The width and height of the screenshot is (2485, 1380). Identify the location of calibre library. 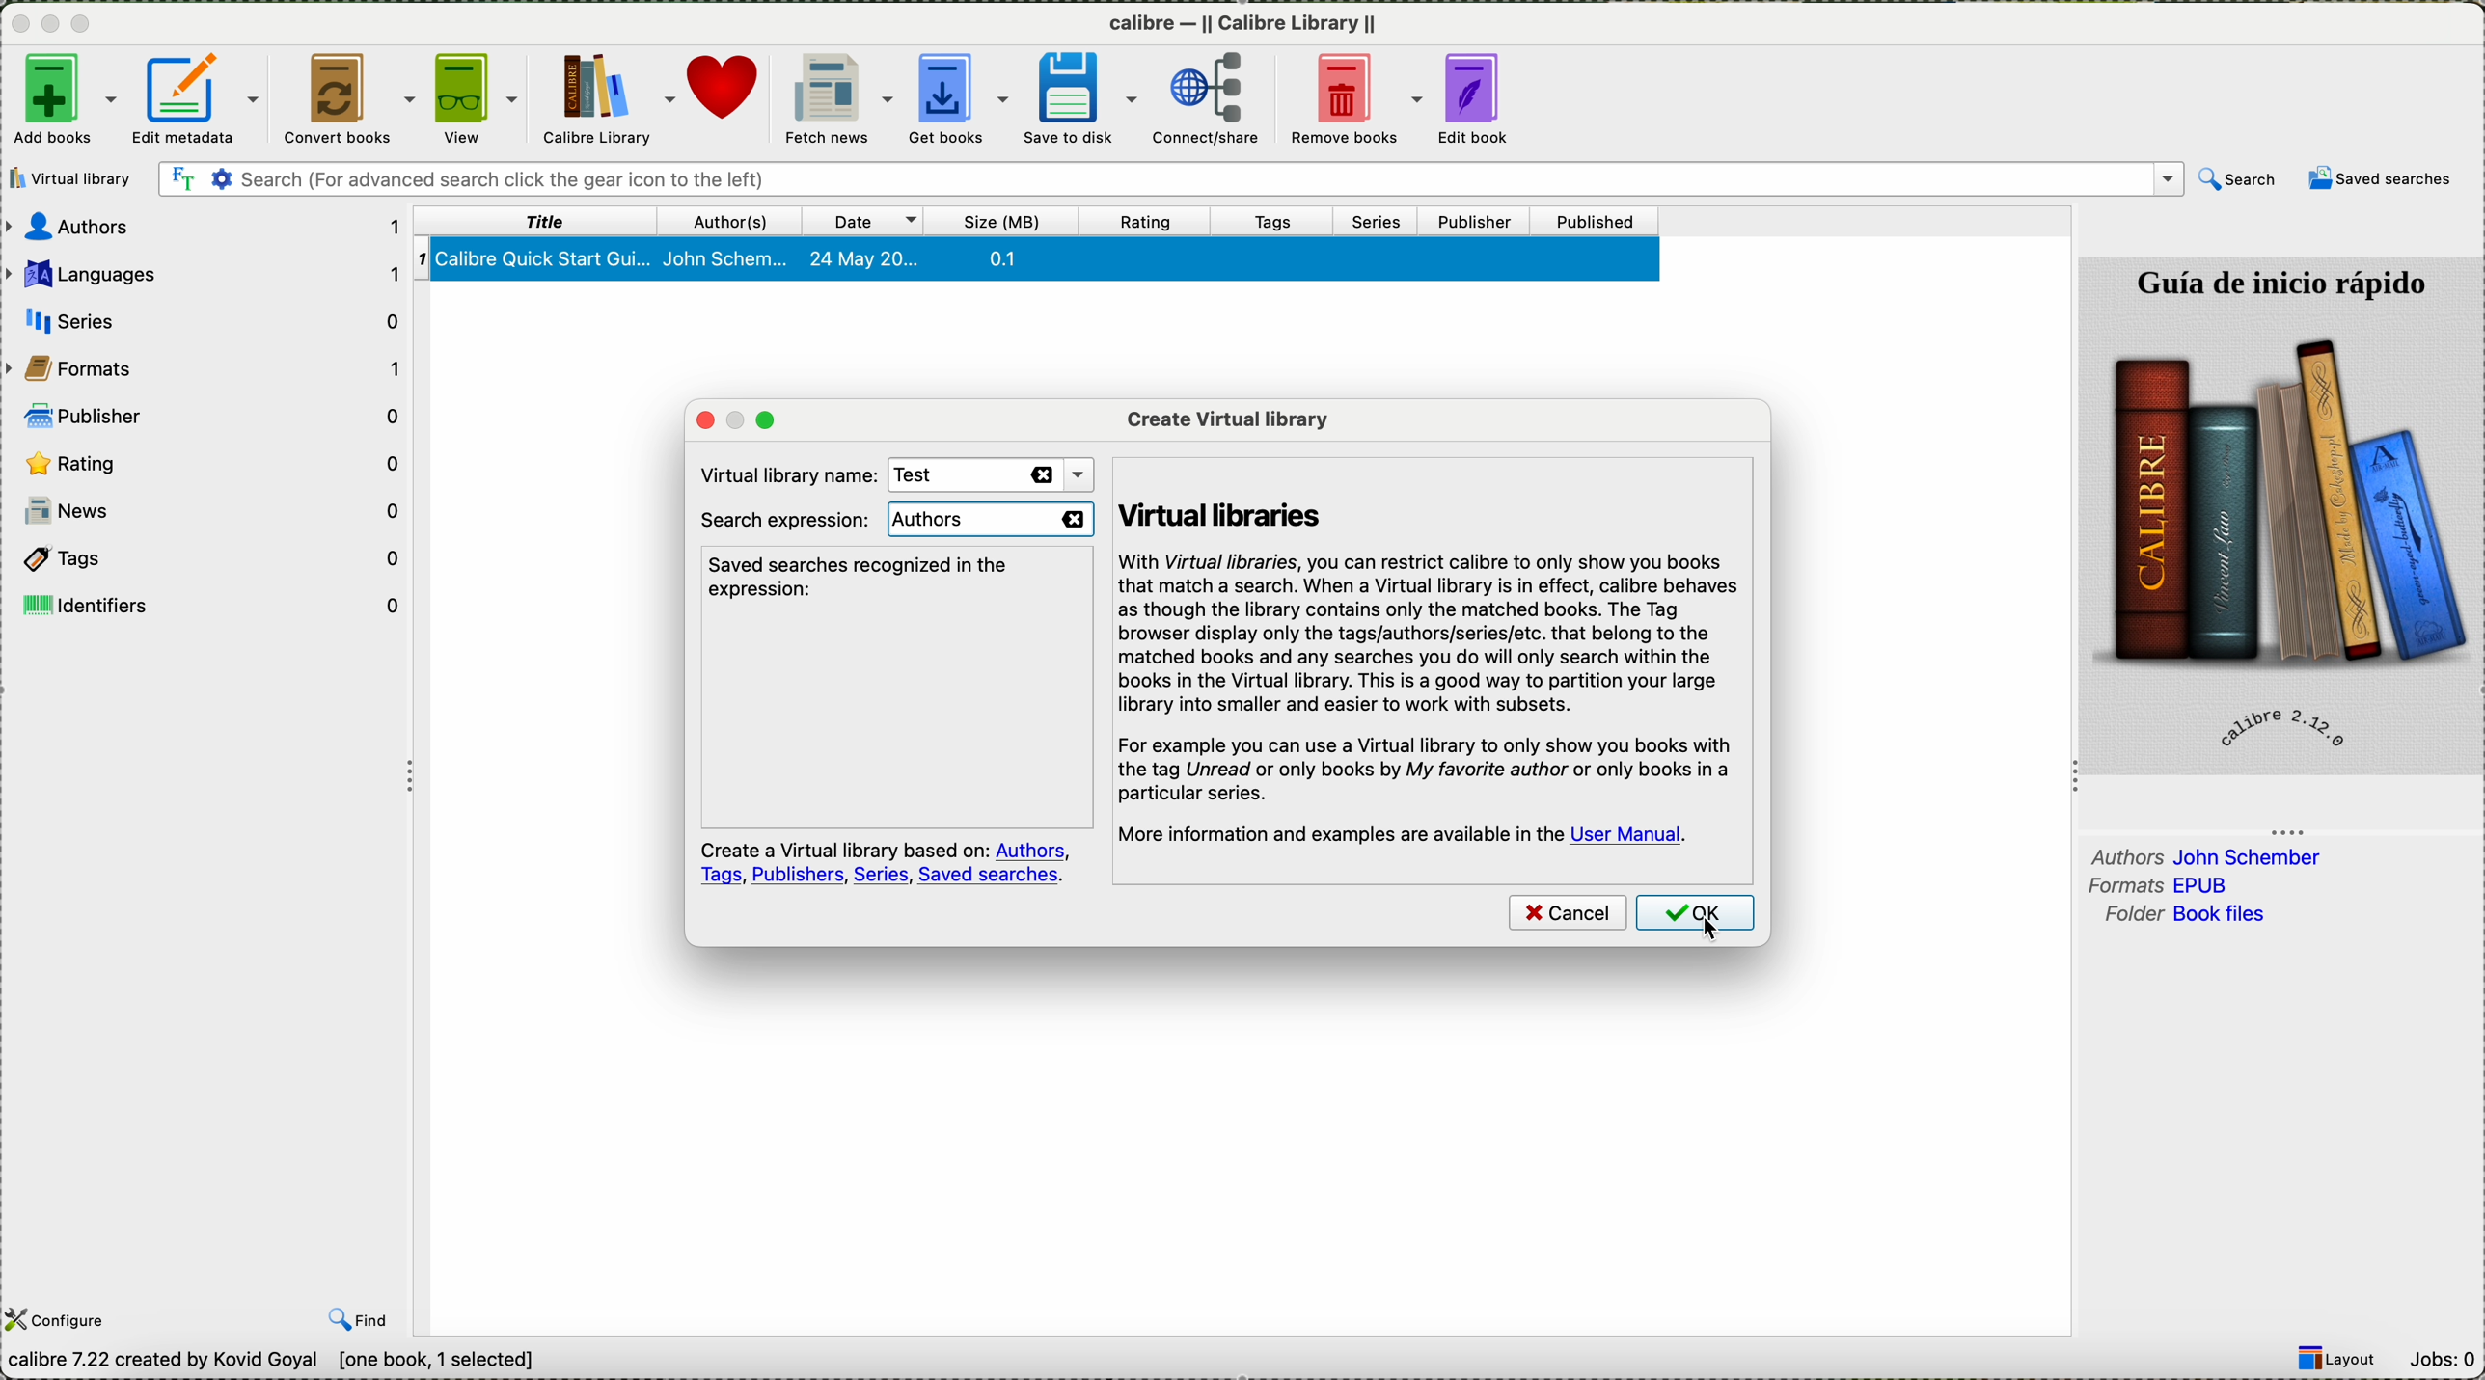
(607, 99).